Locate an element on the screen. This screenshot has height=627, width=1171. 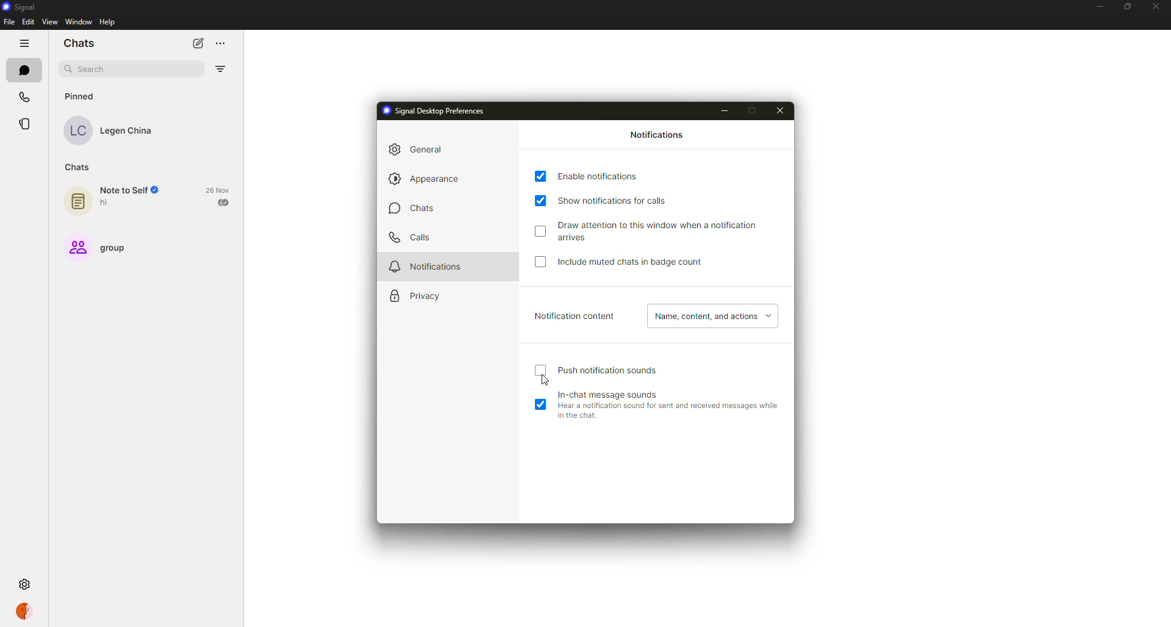
stories is located at coordinates (30, 124).